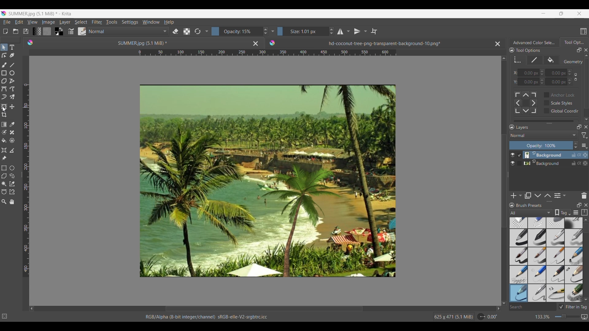  What do you see at coordinates (504, 57) in the screenshot?
I see `Up` at bounding box center [504, 57].